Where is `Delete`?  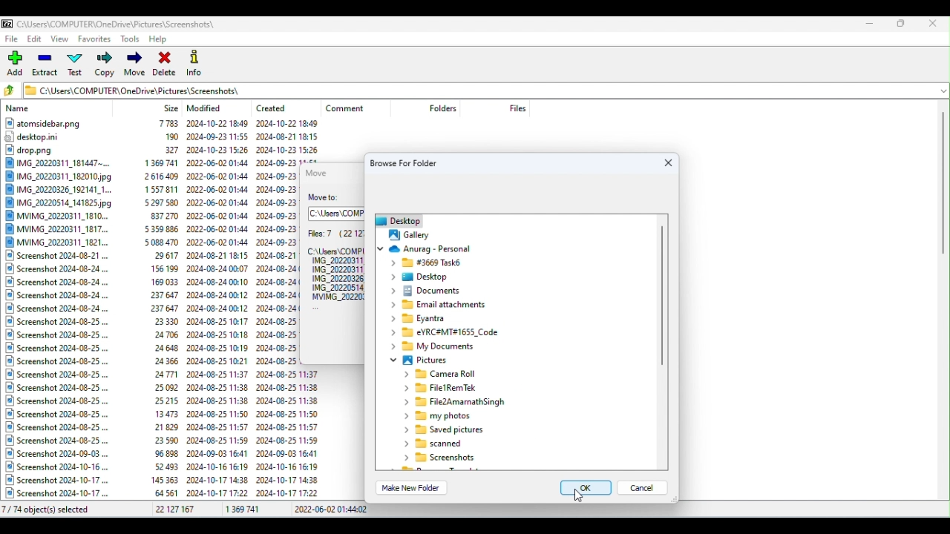 Delete is located at coordinates (166, 63).